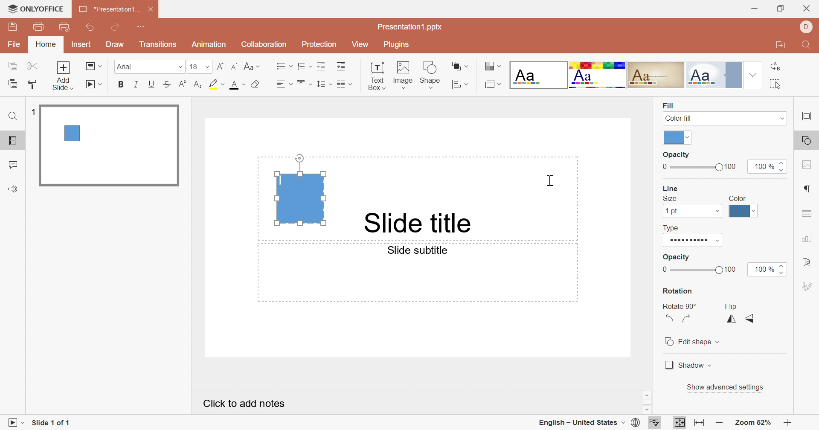 This screenshot has width=819, height=430. What do you see at coordinates (696, 168) in the screenshot?
I see `Slider` at bounding box center [696, 168].